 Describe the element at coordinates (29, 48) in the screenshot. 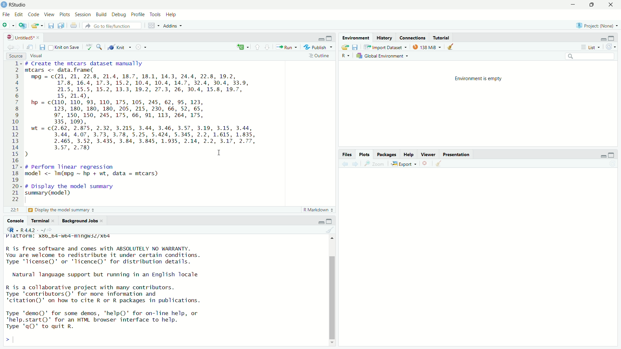

I see `show in new window` at that location.